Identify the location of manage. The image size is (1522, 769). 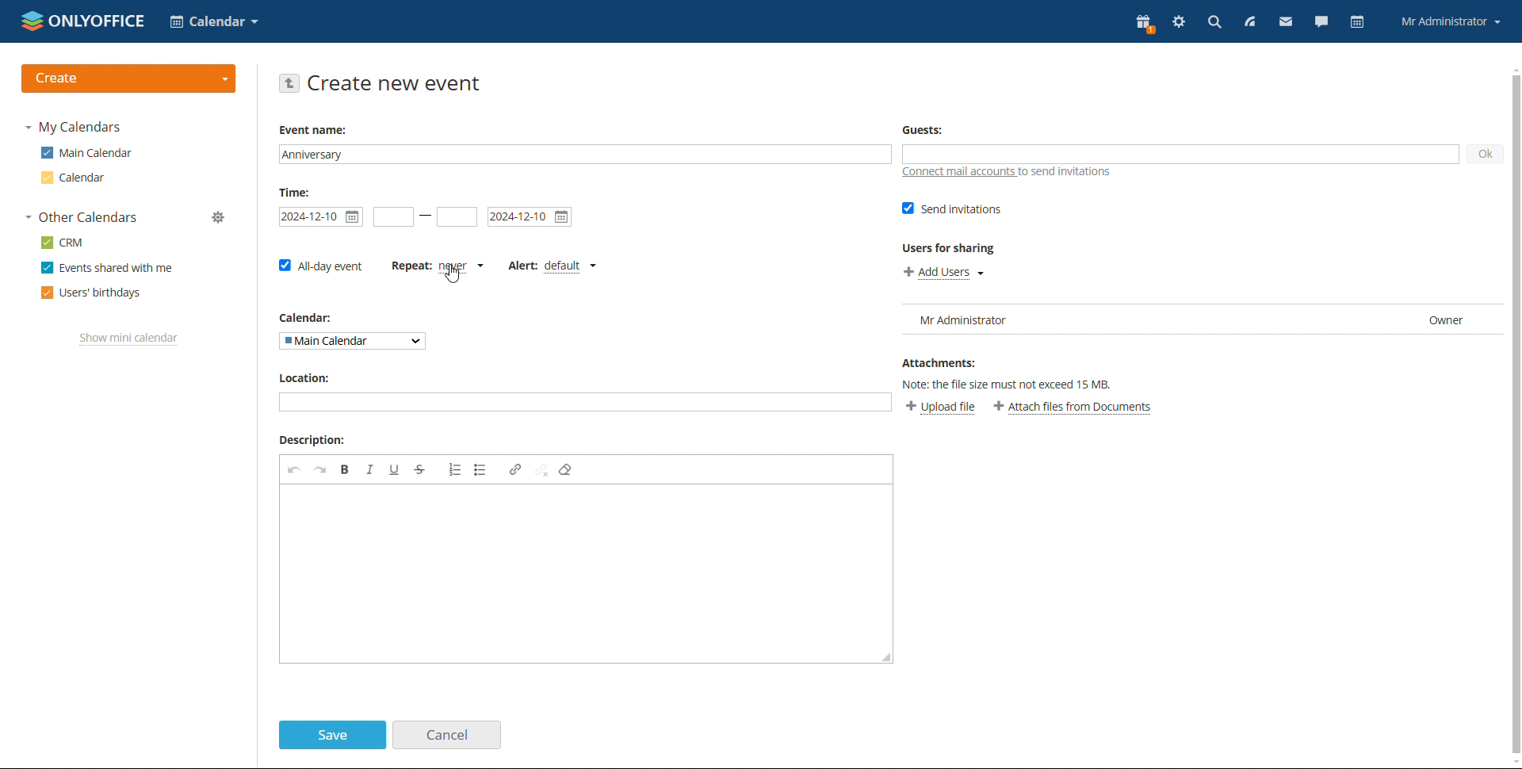
(219, 217).